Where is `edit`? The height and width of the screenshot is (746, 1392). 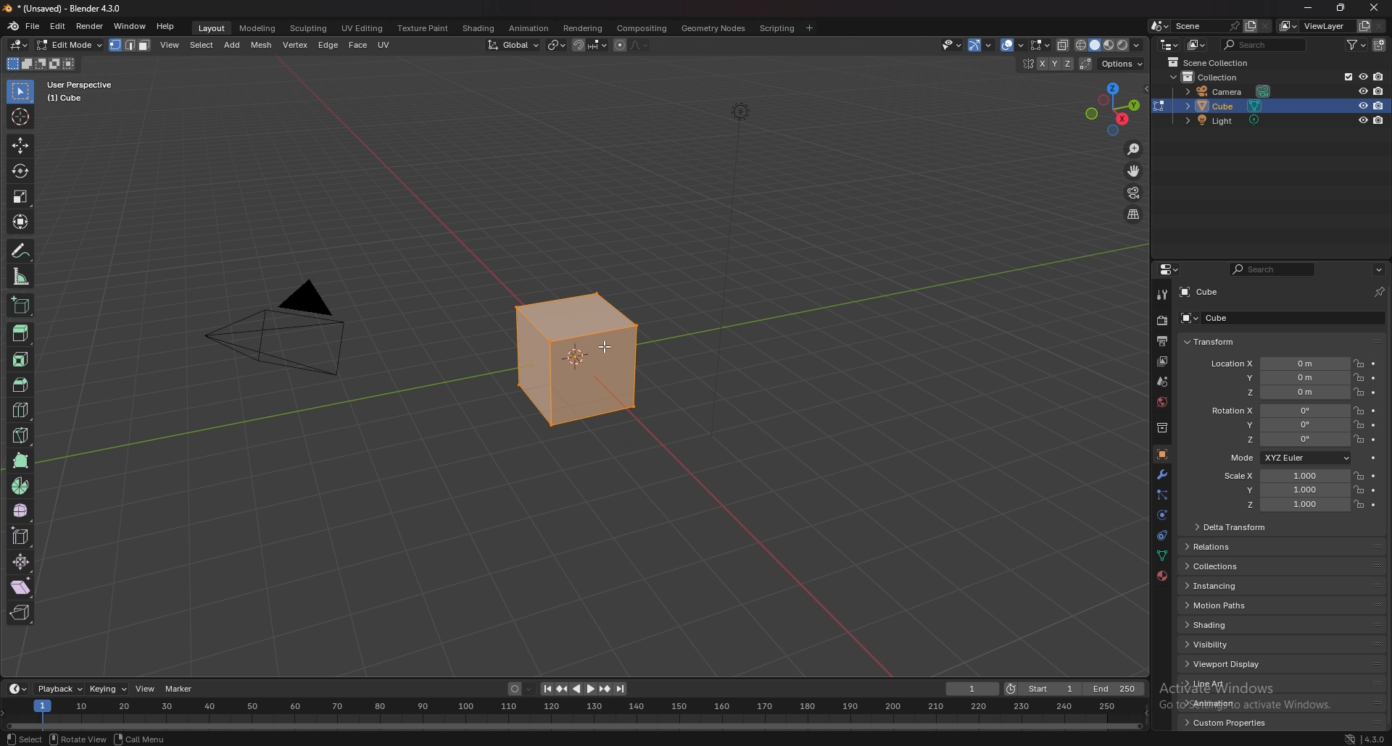 edit is located at coordinates (58, 27).